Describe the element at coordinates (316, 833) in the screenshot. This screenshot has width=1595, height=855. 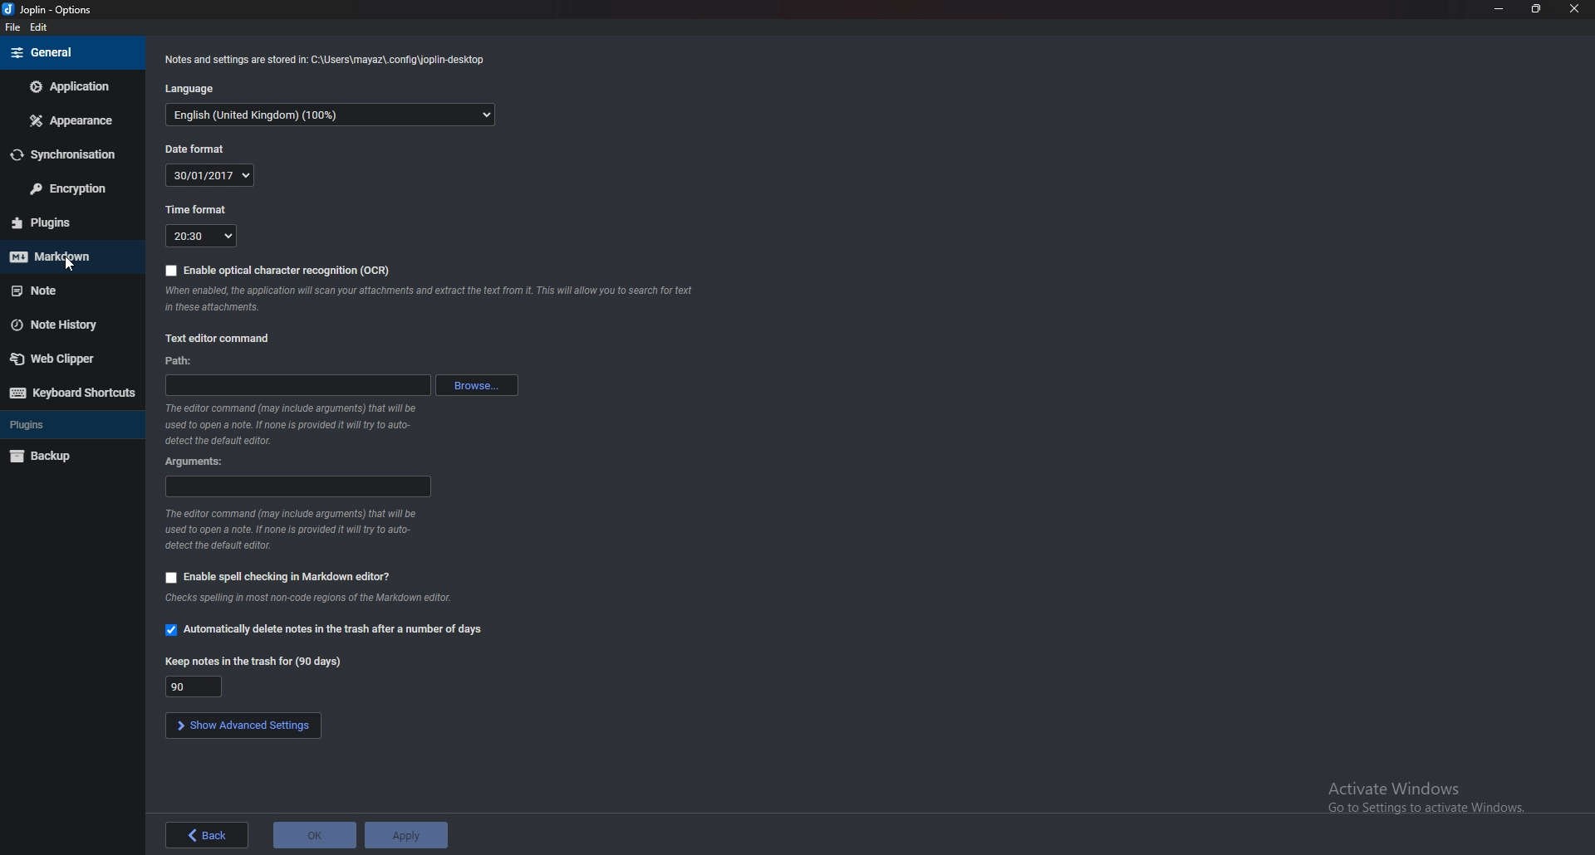
I see `ok` at that location.